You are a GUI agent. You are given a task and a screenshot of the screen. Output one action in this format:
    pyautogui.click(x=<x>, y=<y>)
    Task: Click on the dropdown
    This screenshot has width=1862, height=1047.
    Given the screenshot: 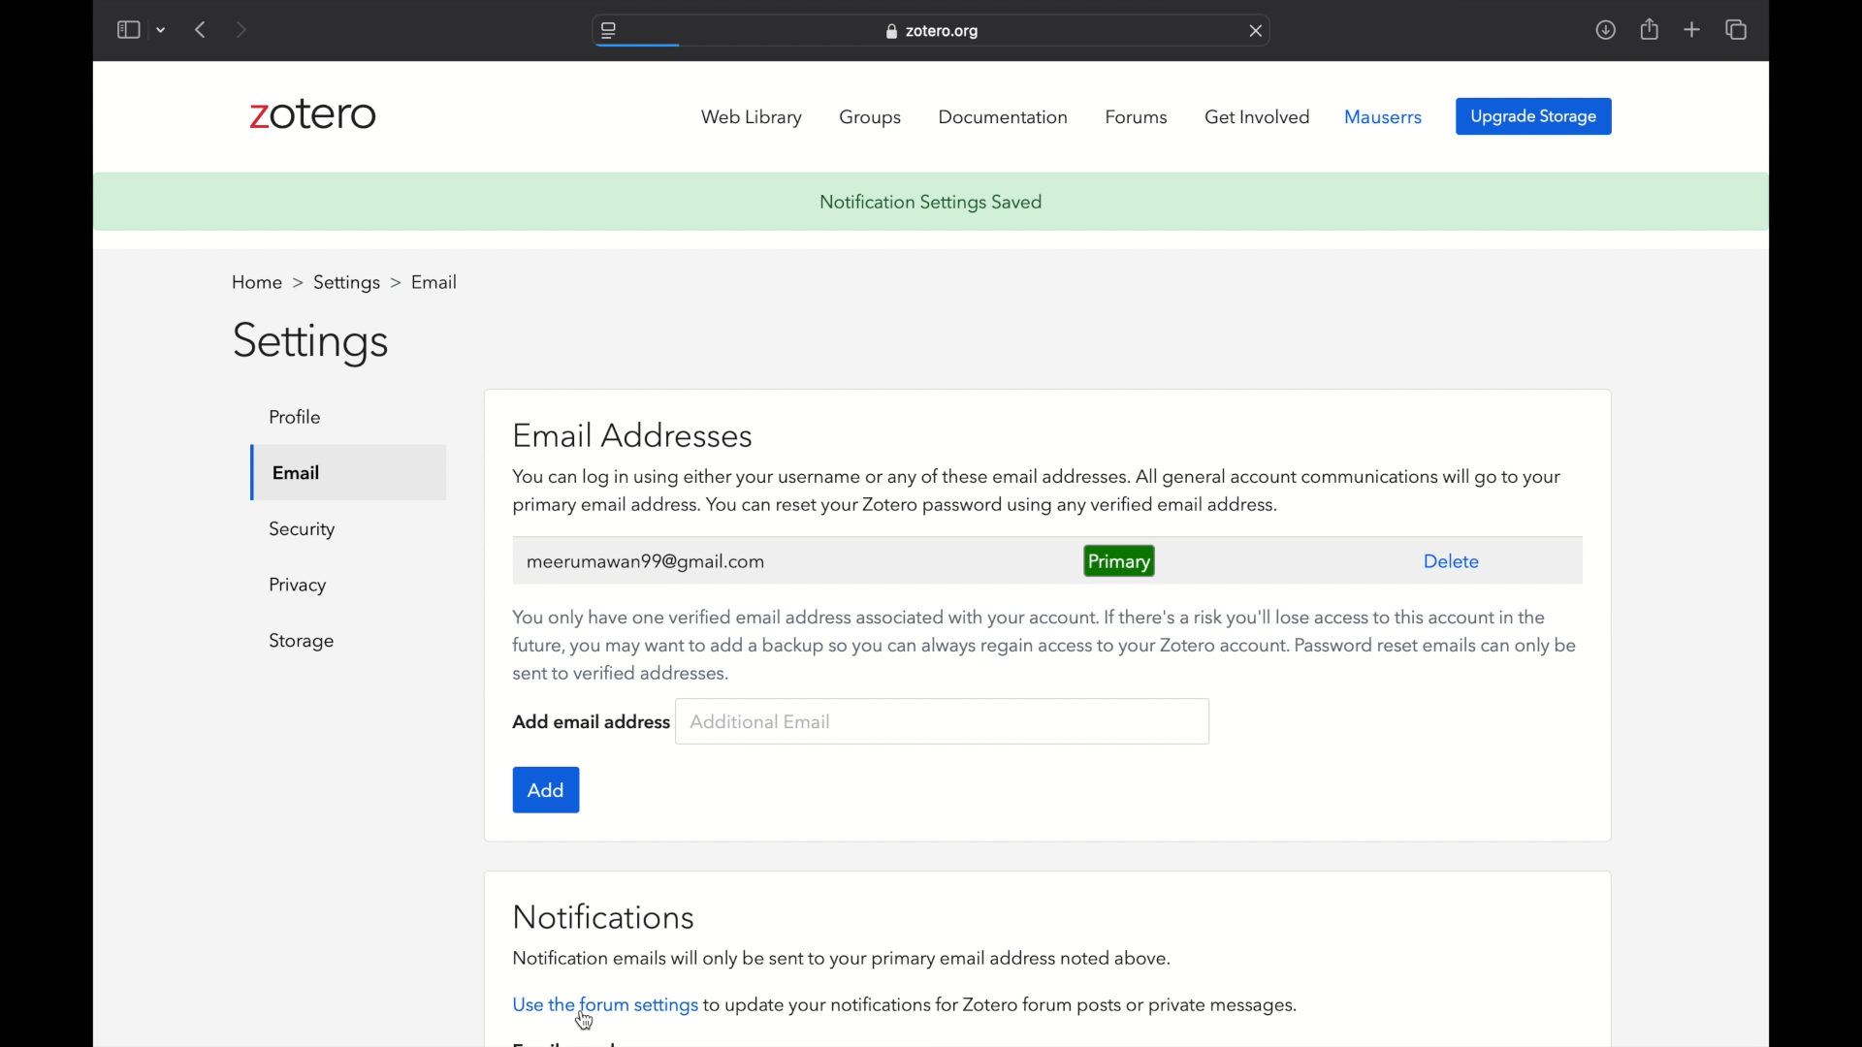 What is the action you would take?
    pyautogui.click(x=162, y=31)
    